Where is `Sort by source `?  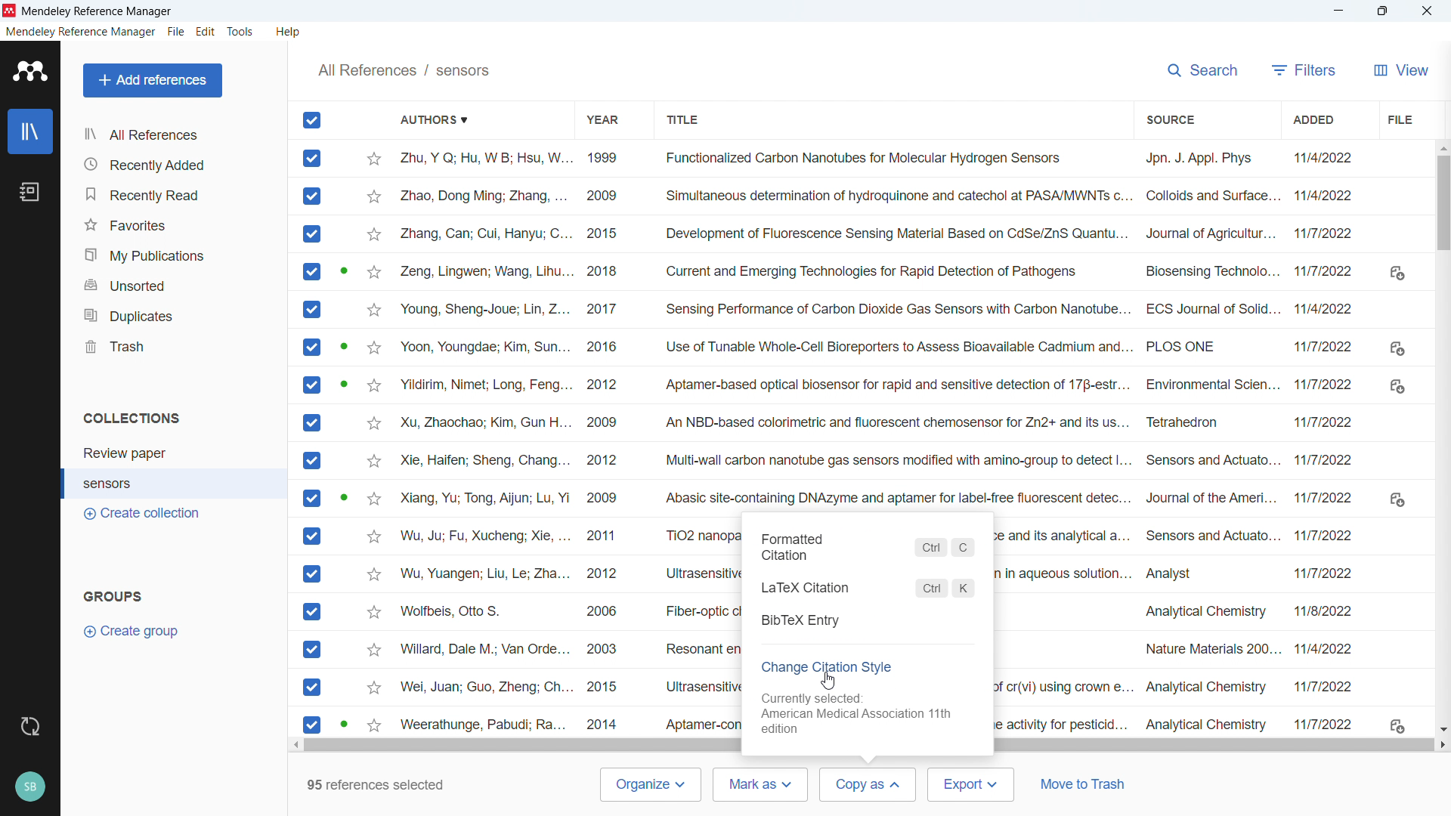 Sort by source  is located at coordinates (1168, 119).